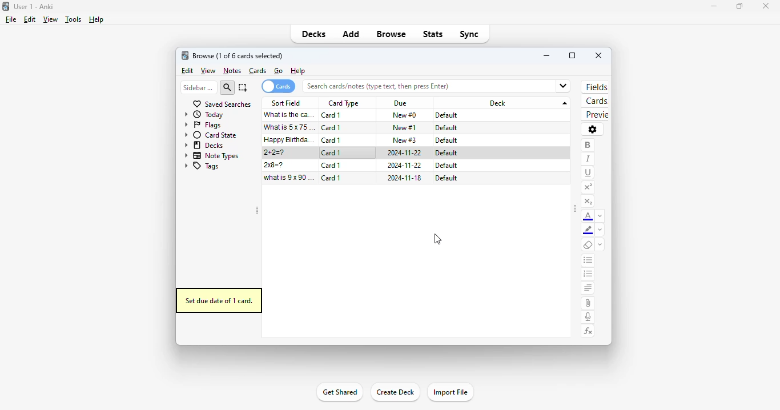 The height and width of the screenshot is (410, 780). I want to click on 2024-11-22, so click(405, 153).